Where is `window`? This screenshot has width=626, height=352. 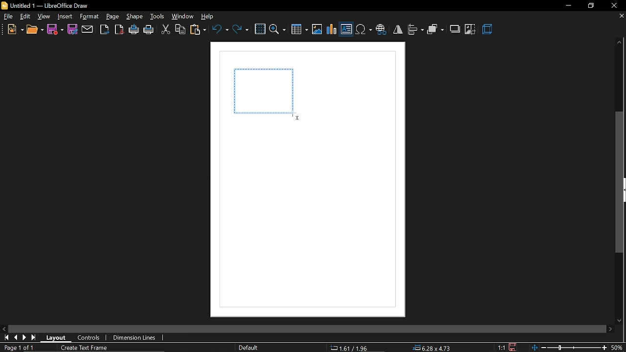
window is located at coordinates (183, 17).